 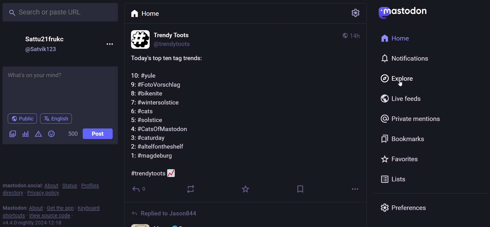 What do you see at coordinates (50, 39) in the screenshot?
I see `Sattu21frukc` at bounding box center [50, 39].